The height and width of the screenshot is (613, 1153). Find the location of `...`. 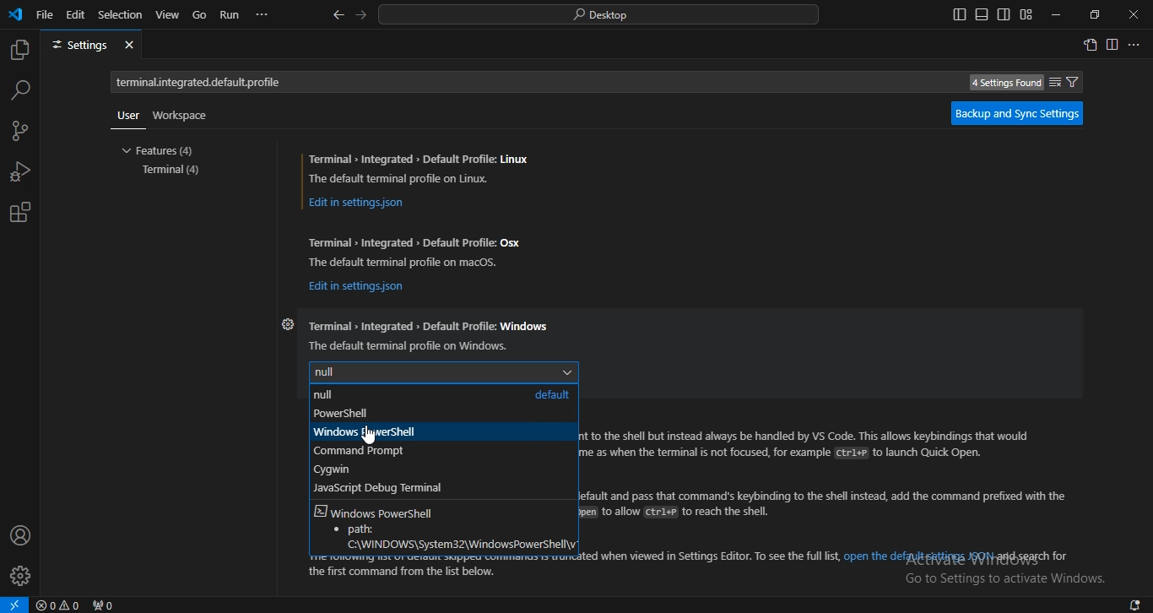

... is located at coordinates (1132, 43).